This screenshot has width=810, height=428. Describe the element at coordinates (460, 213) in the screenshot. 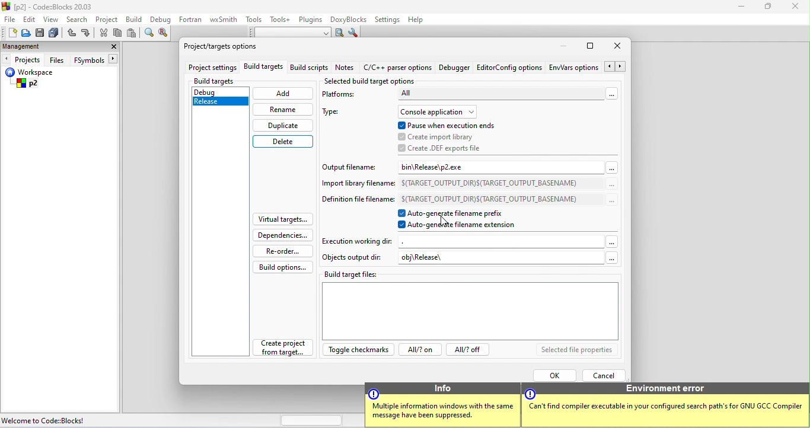

I see `auto generate filename prefex` at that location.